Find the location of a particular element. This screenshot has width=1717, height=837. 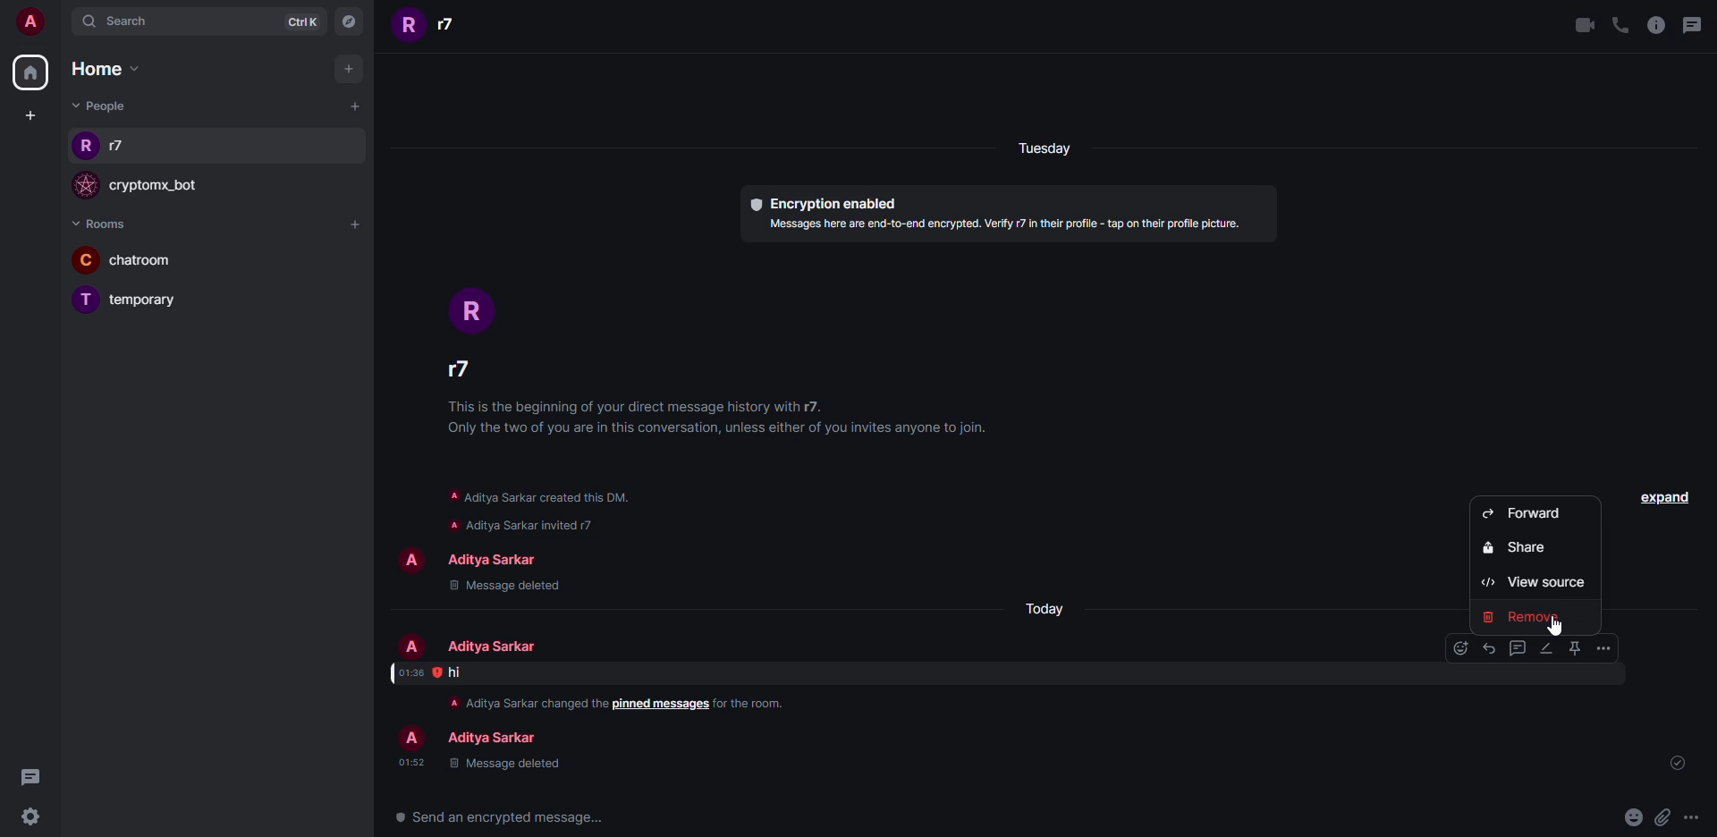

profile is located at coordinates (410, 740).